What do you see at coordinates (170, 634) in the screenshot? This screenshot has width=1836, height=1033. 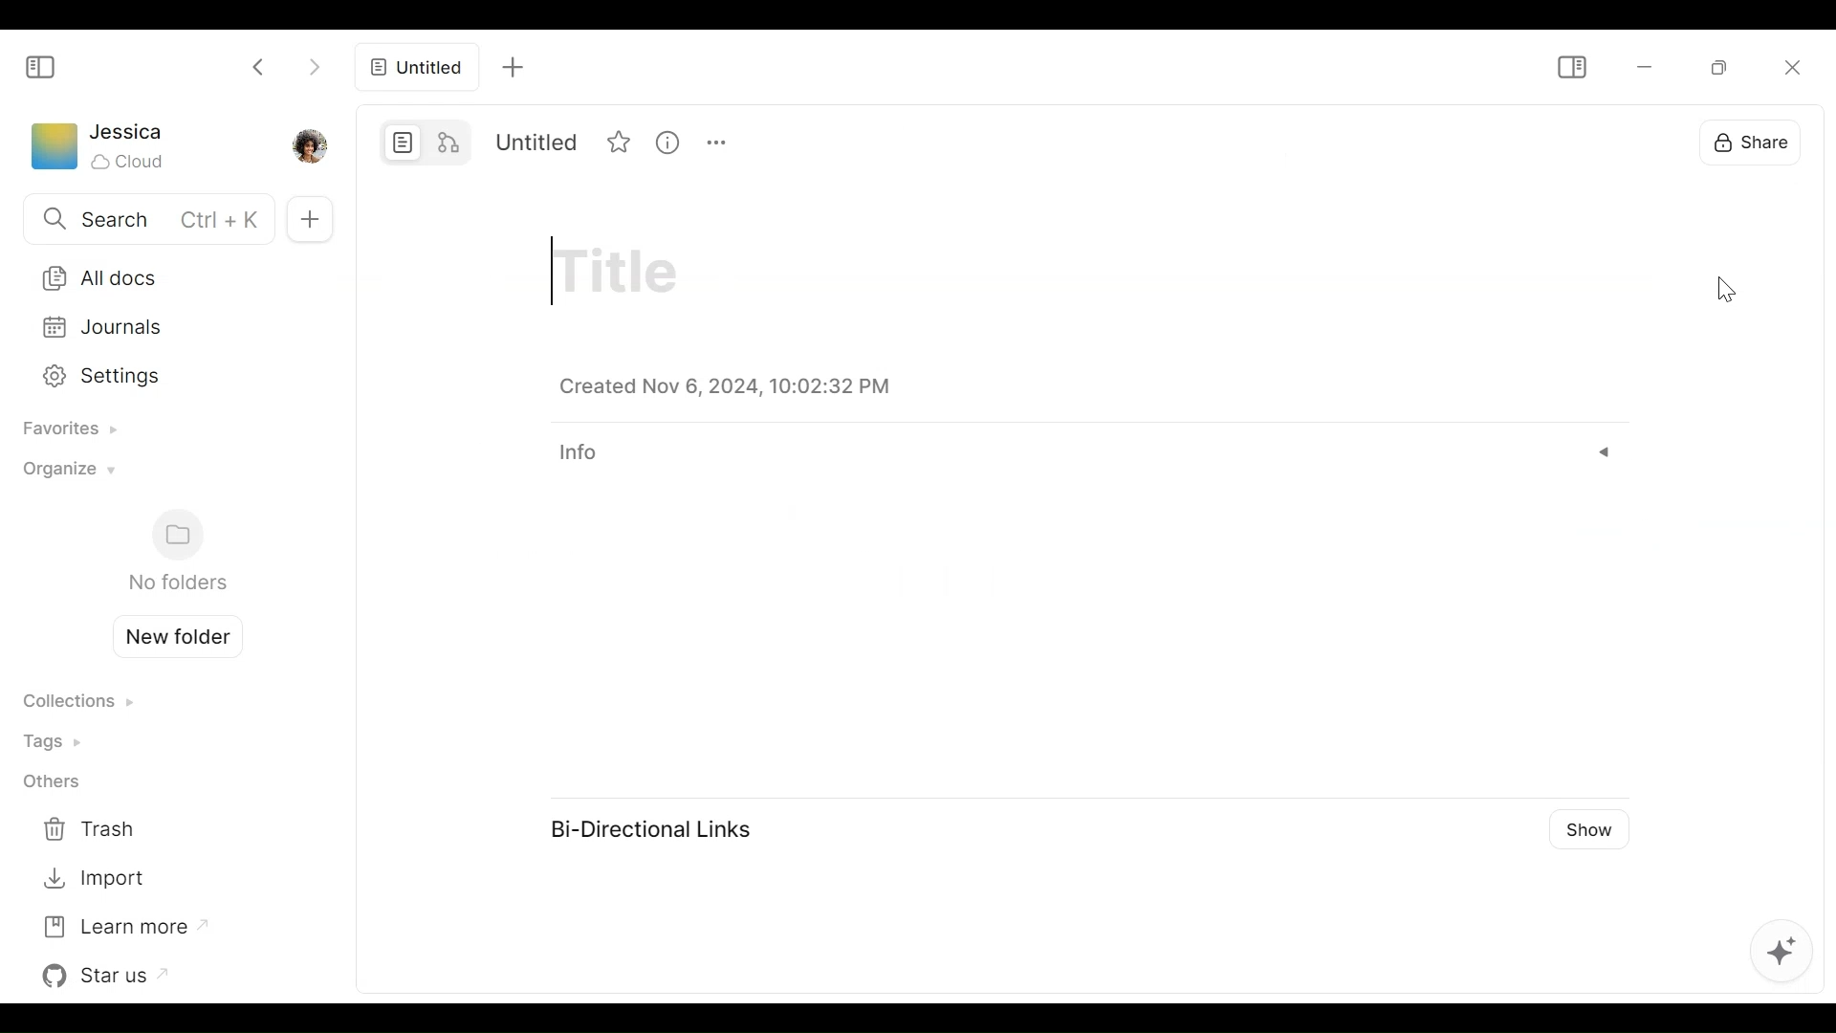 I see `Create new folder` at bounding box center [170, 634].